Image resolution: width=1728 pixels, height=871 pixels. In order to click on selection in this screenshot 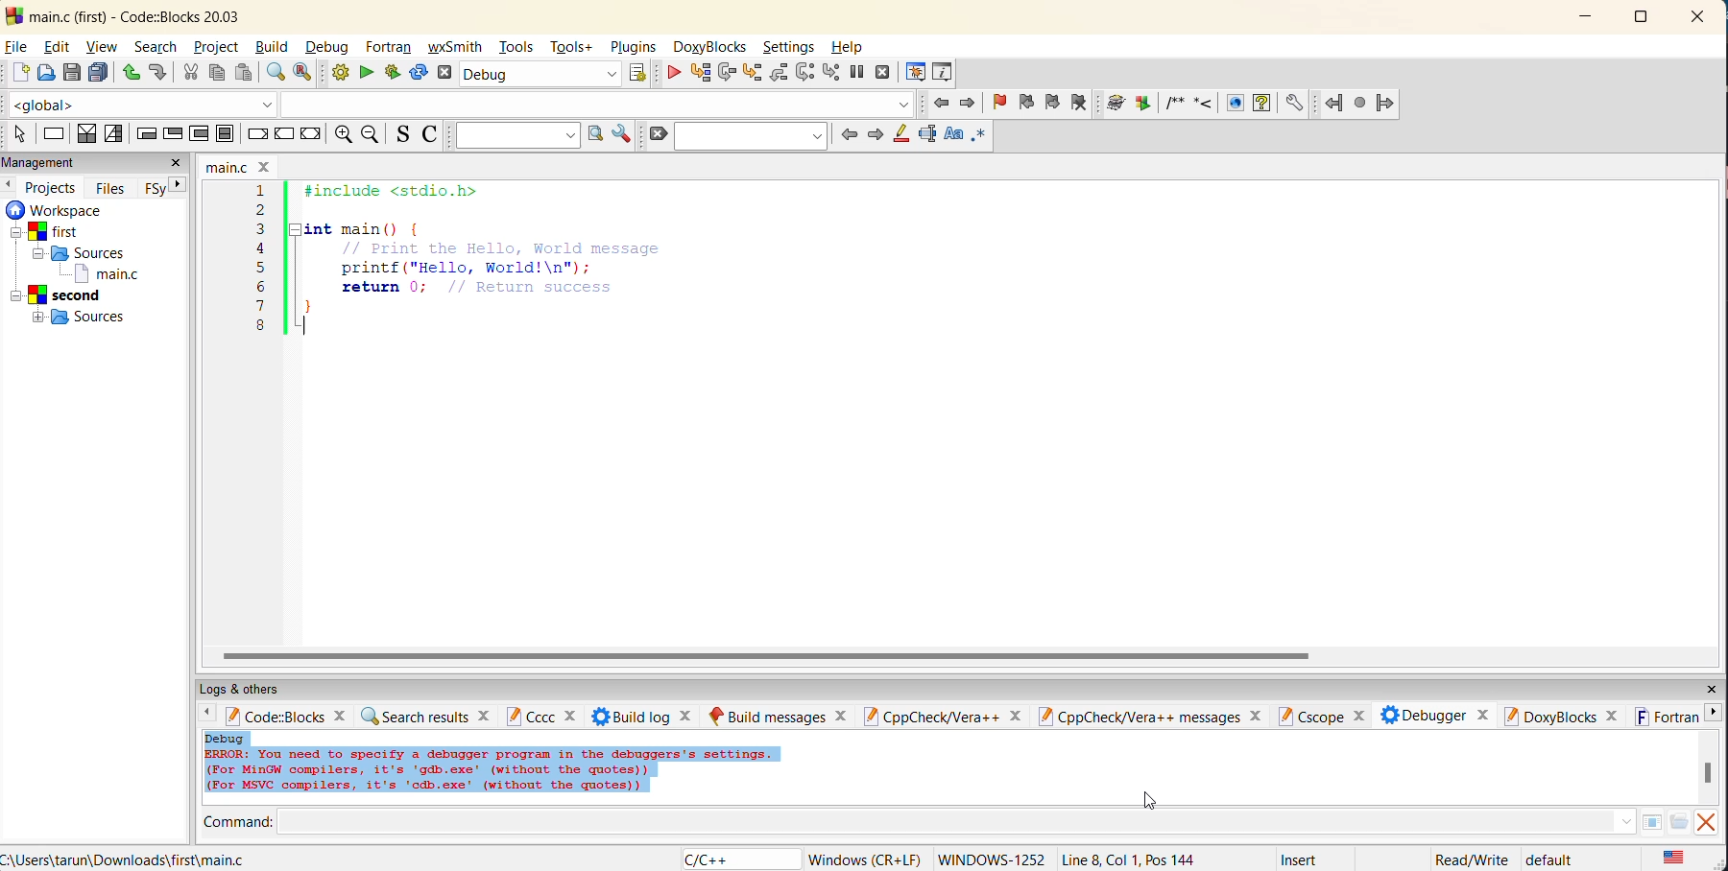, I will do `click(112, 134)`.